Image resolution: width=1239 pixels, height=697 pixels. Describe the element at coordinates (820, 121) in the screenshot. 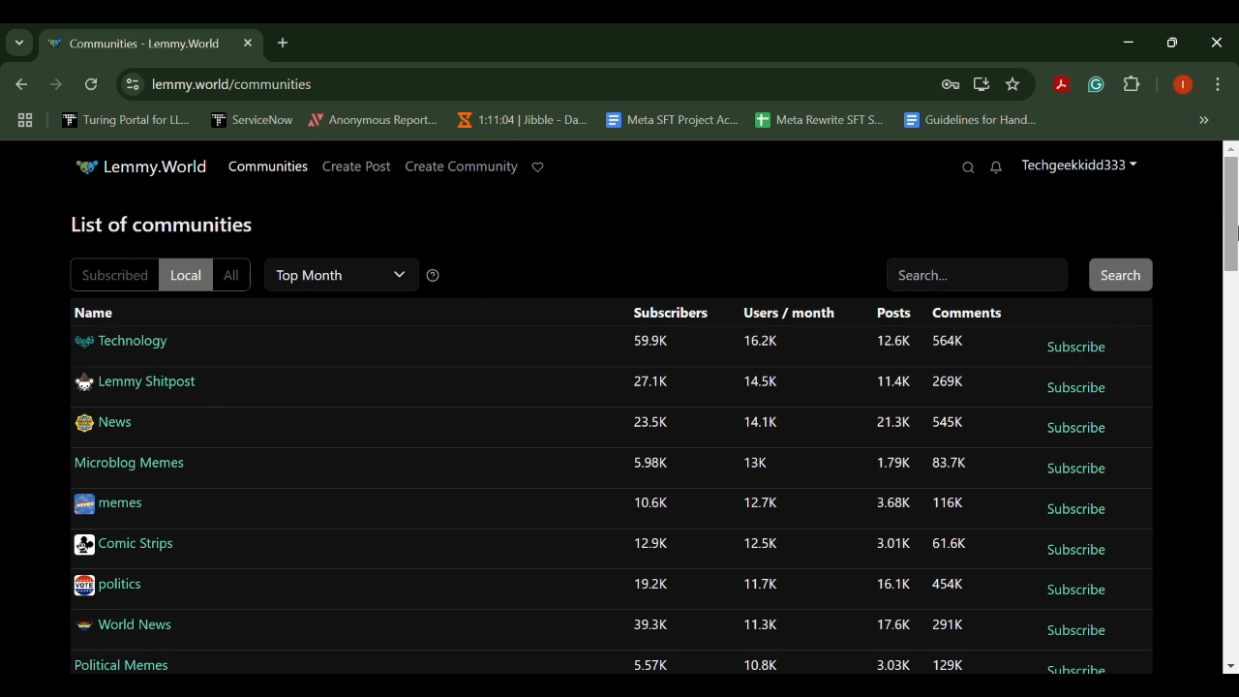

I see `Meta Rewrite SFT S...` at that location.